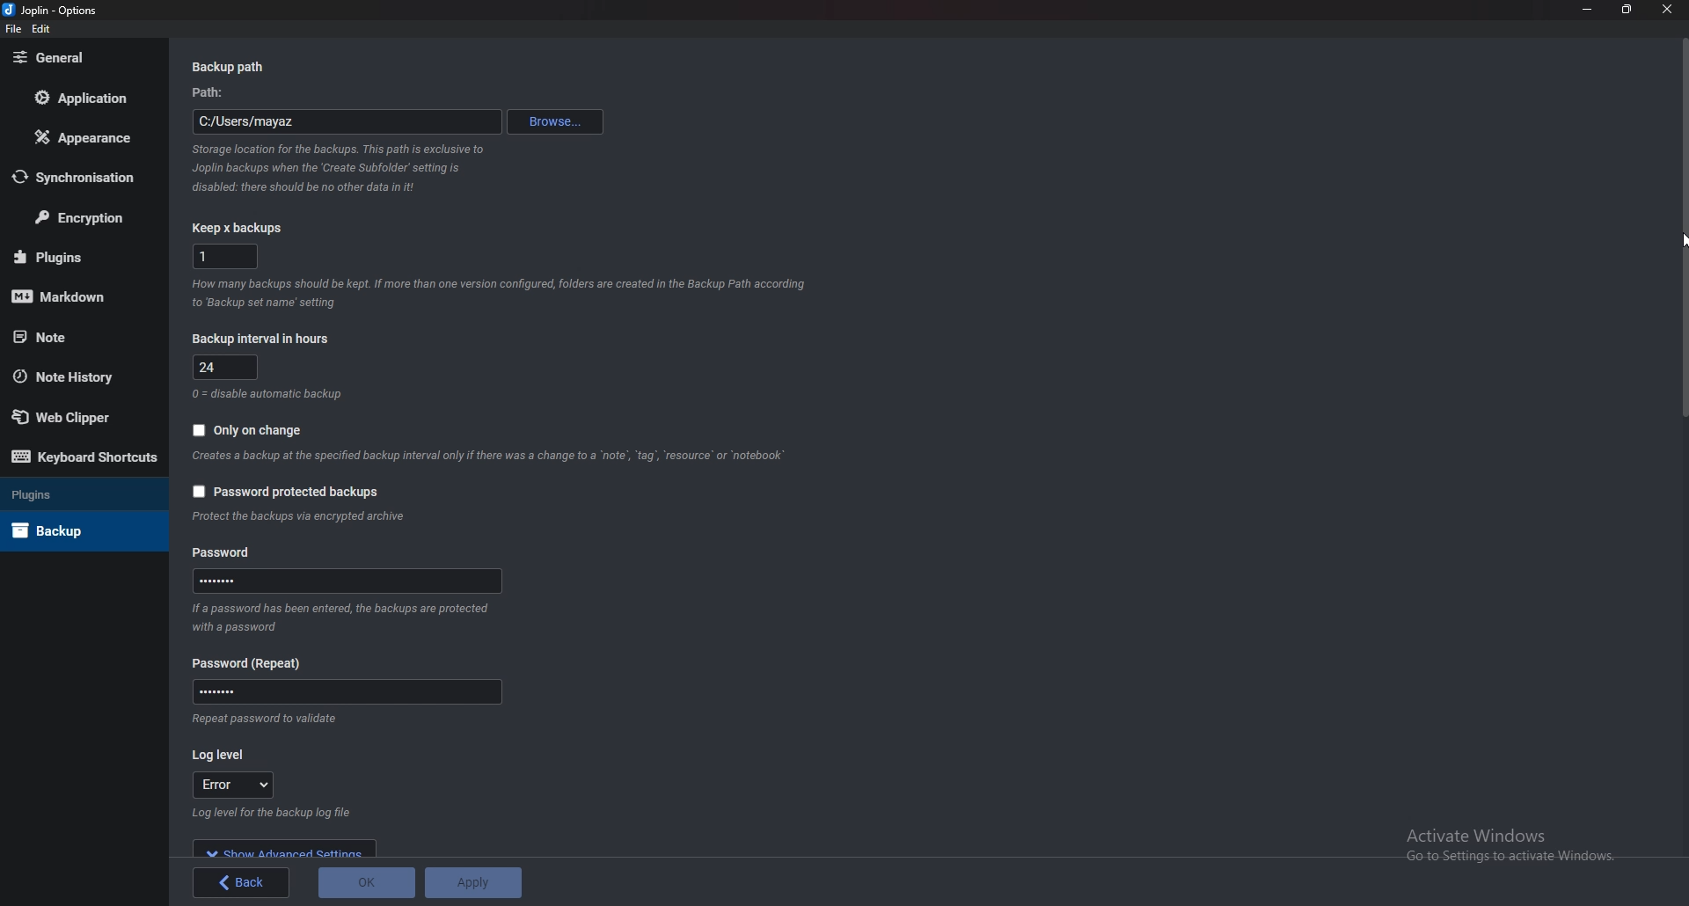  What do you see at coordinates (82, 216) in the screenshot?
I see `Encryption` at bounding box center [82, 216].